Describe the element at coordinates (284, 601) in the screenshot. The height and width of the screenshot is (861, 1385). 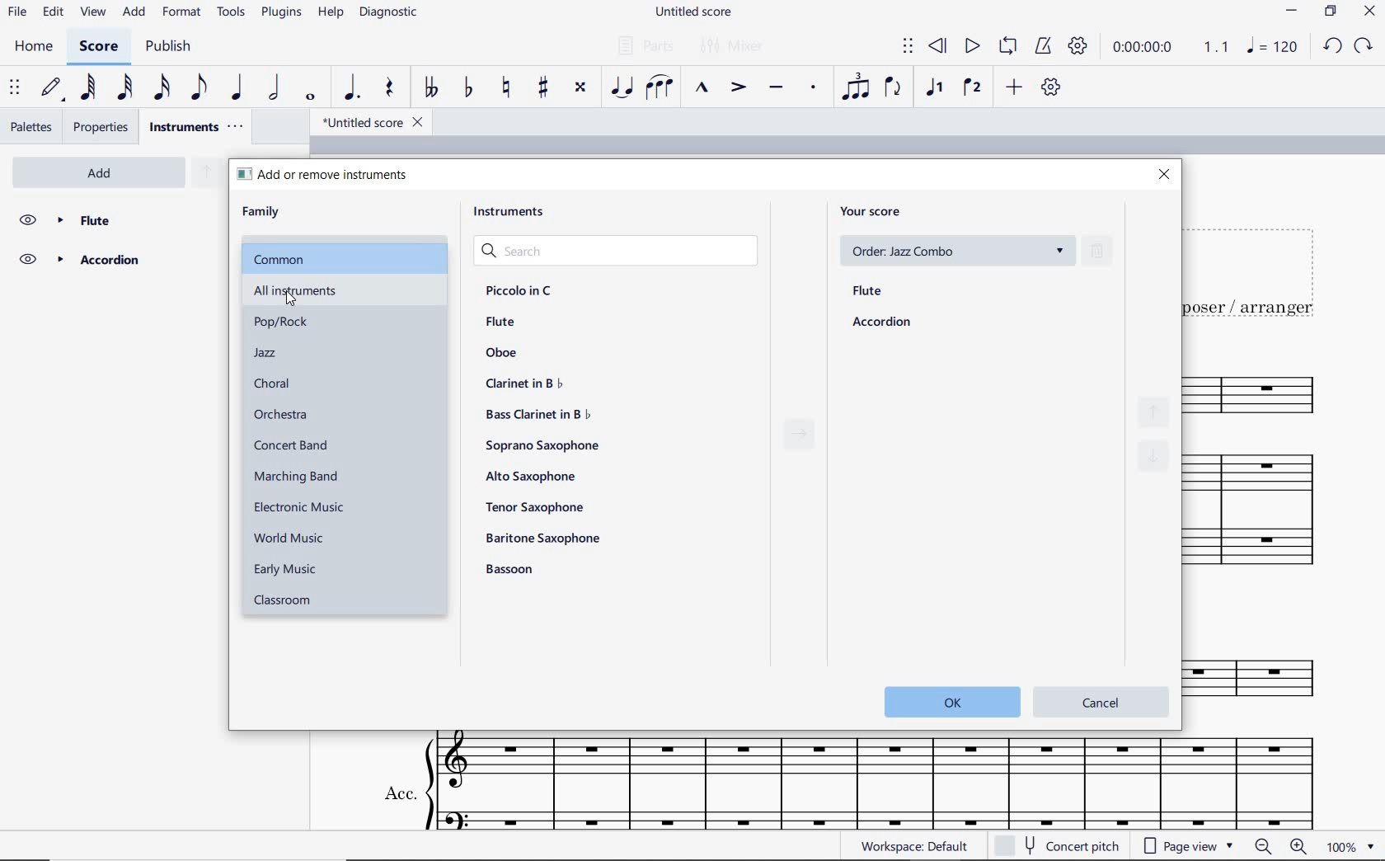
I see `classroom` at that location.